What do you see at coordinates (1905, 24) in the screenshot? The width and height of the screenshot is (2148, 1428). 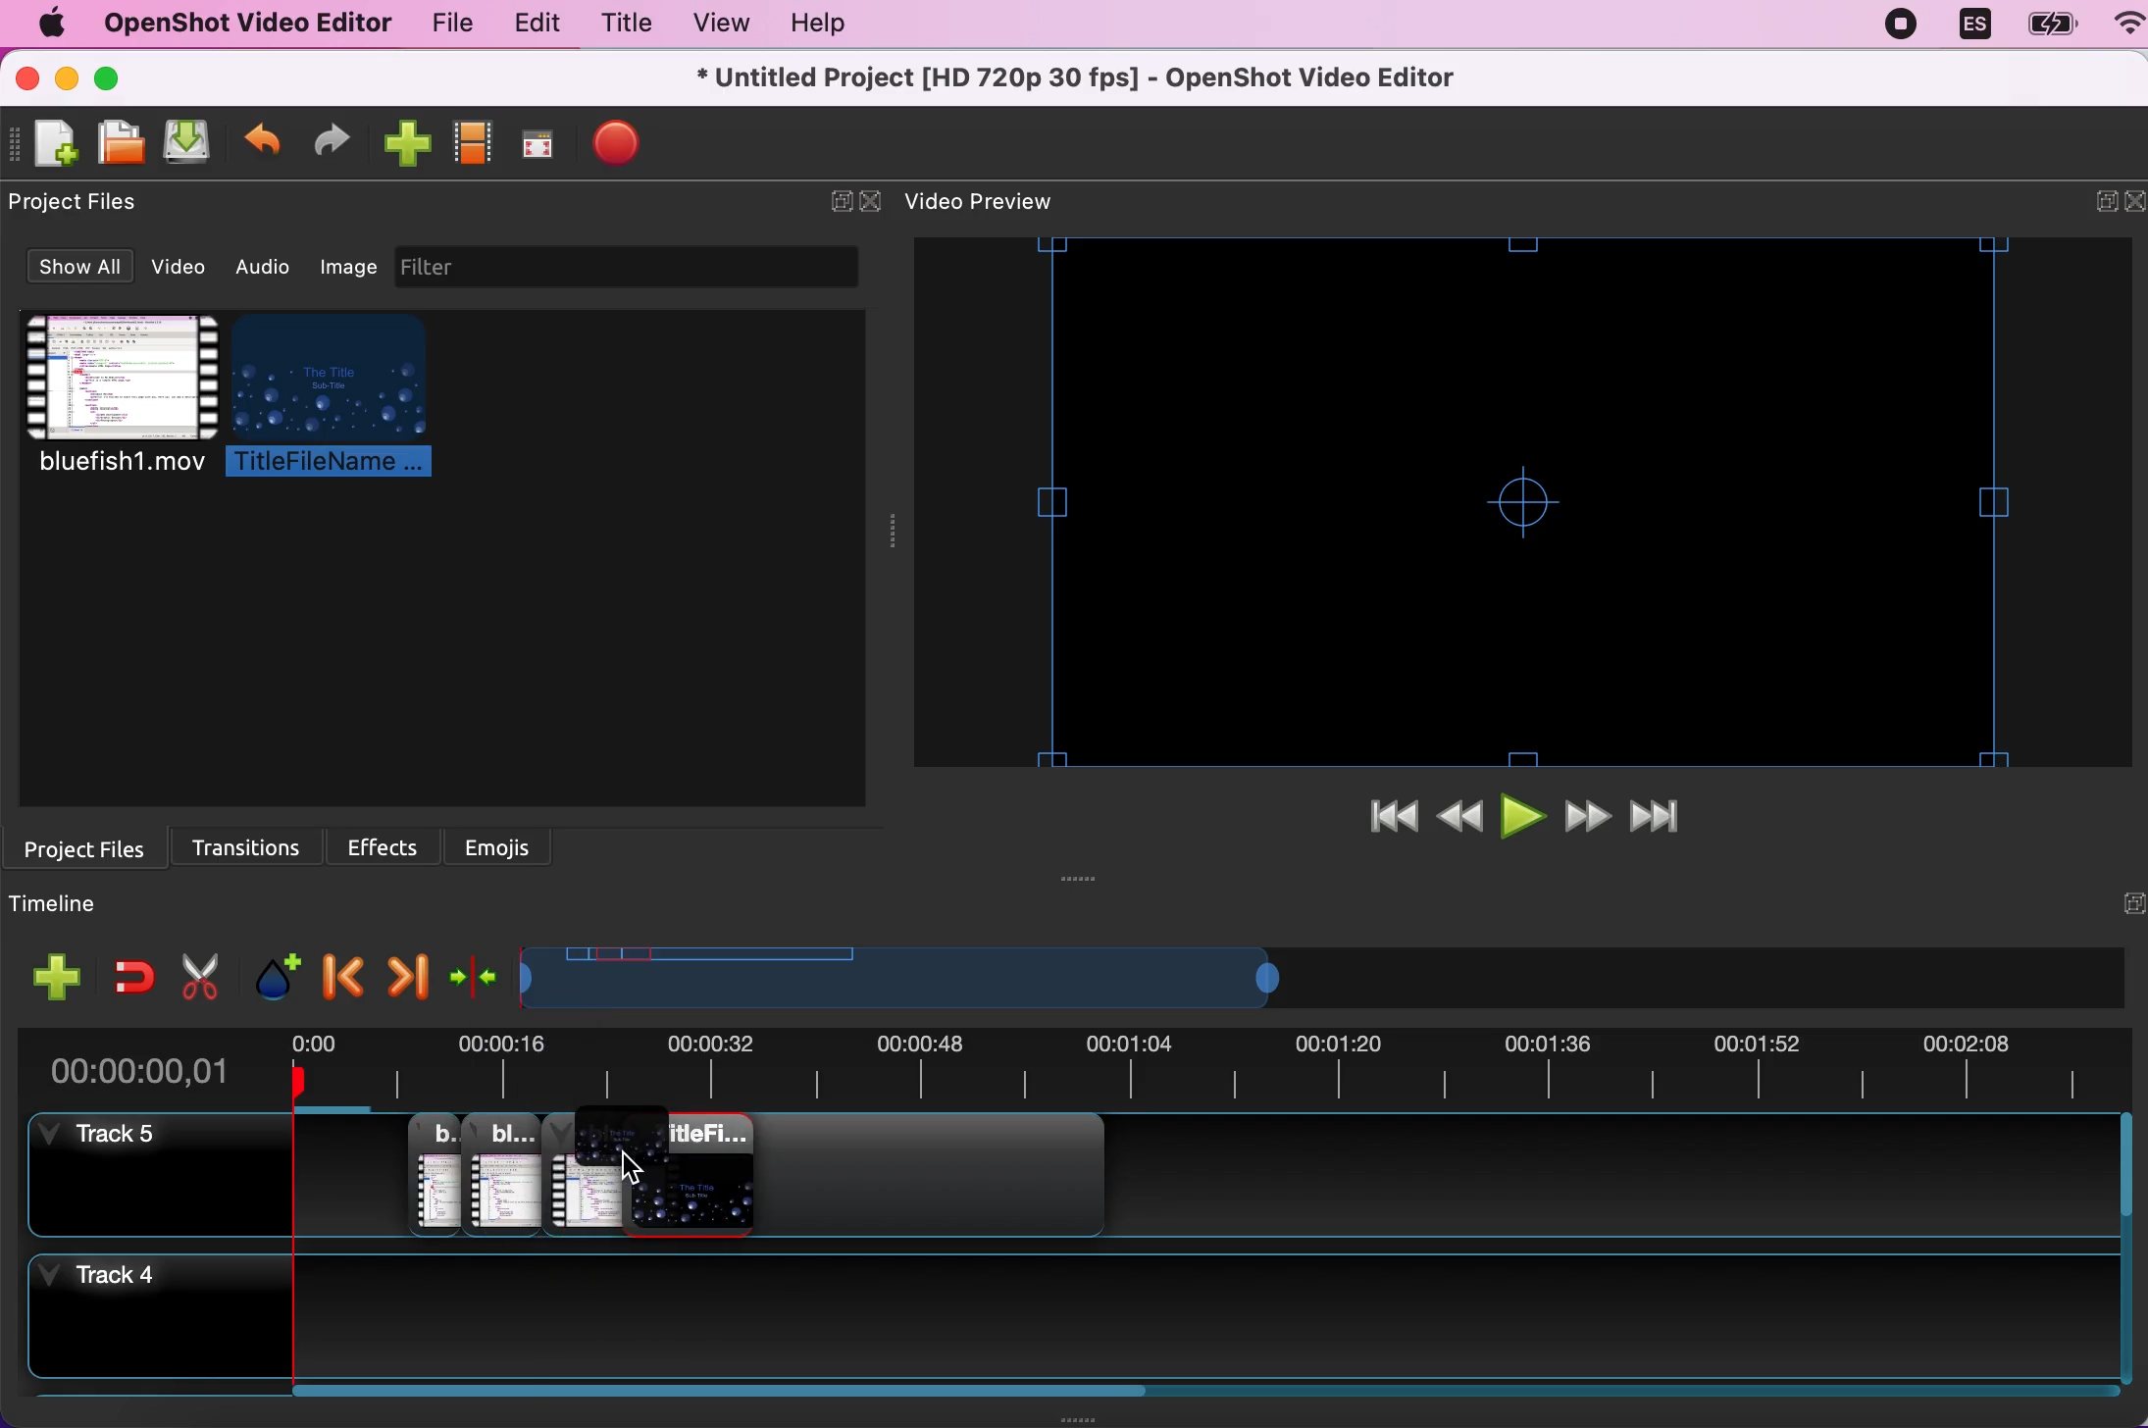 I see `recording stopped` at bounding box center [1905, 24].